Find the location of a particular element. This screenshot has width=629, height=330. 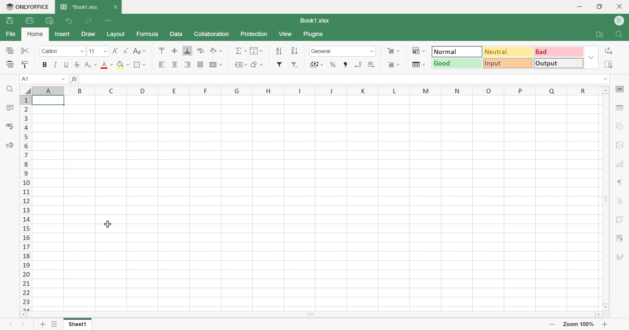

Italic is located at coordinates (56, 64).